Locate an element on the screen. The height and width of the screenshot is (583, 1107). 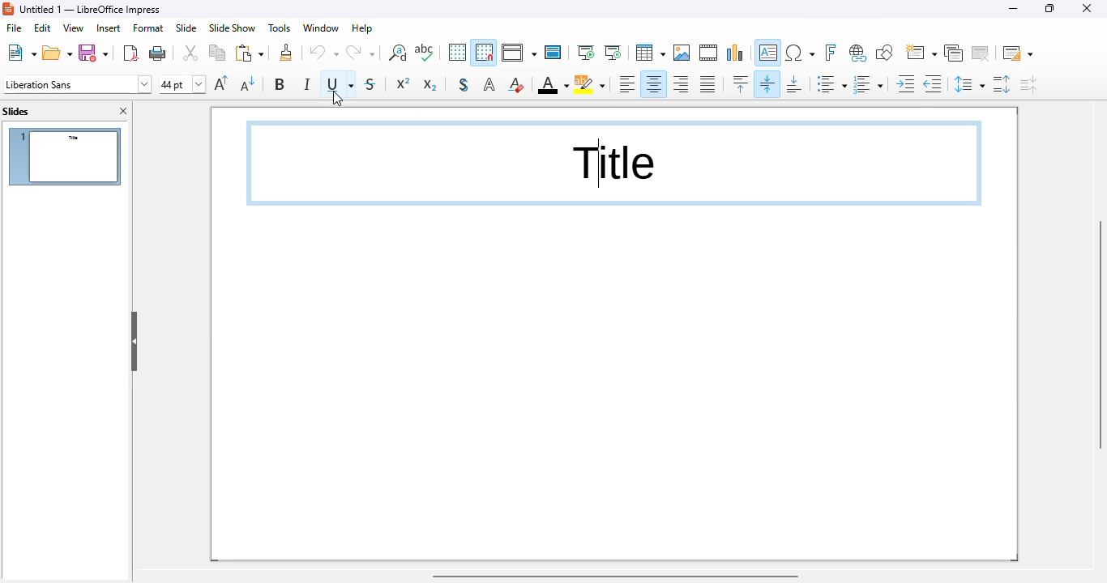
decrease font size is located at coordinates (248, 83).